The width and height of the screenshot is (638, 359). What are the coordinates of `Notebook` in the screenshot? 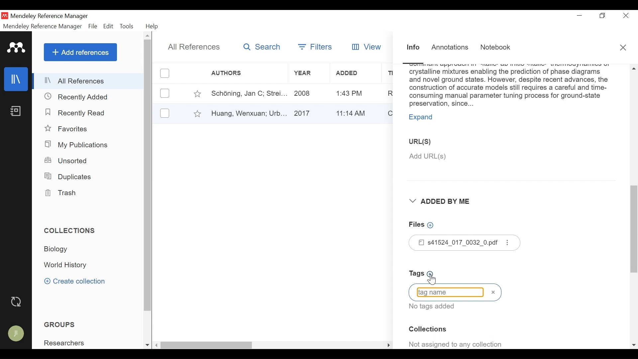 It's located at (497, 48).